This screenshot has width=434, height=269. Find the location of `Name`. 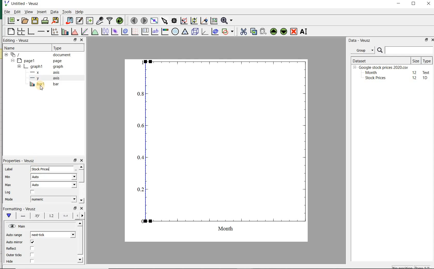

Name is located at coordinates (13, 48).